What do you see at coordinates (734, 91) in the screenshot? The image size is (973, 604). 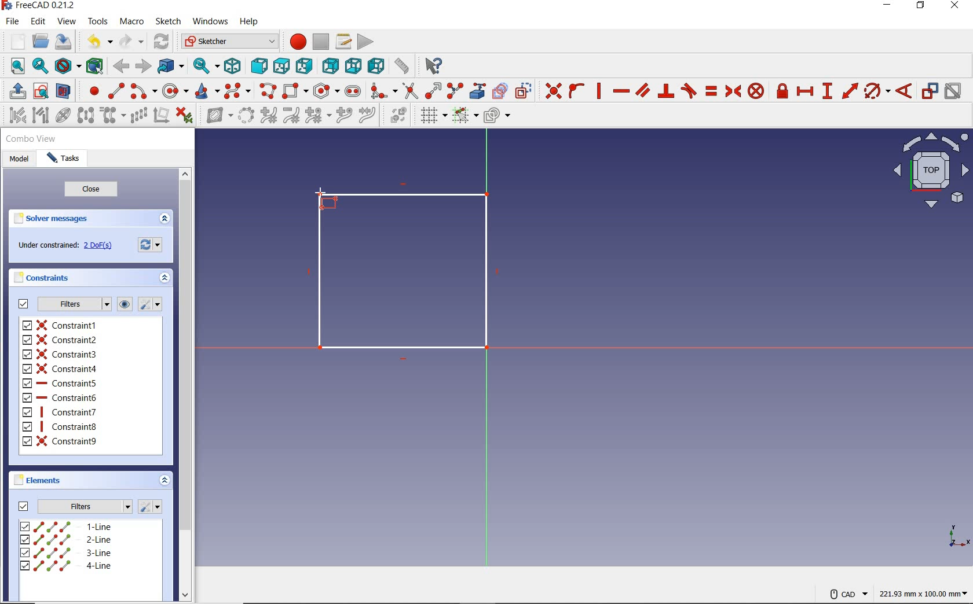 I see `constrain symmetrical` at bounding box center [734, 91].